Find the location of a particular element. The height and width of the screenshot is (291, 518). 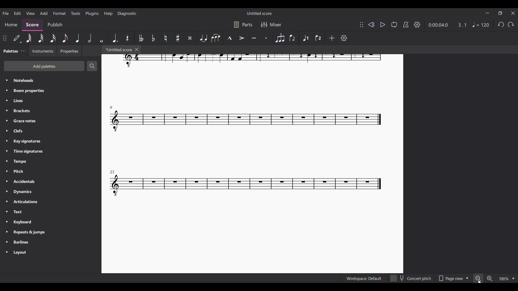

Play is located at coordinates (383, 25).